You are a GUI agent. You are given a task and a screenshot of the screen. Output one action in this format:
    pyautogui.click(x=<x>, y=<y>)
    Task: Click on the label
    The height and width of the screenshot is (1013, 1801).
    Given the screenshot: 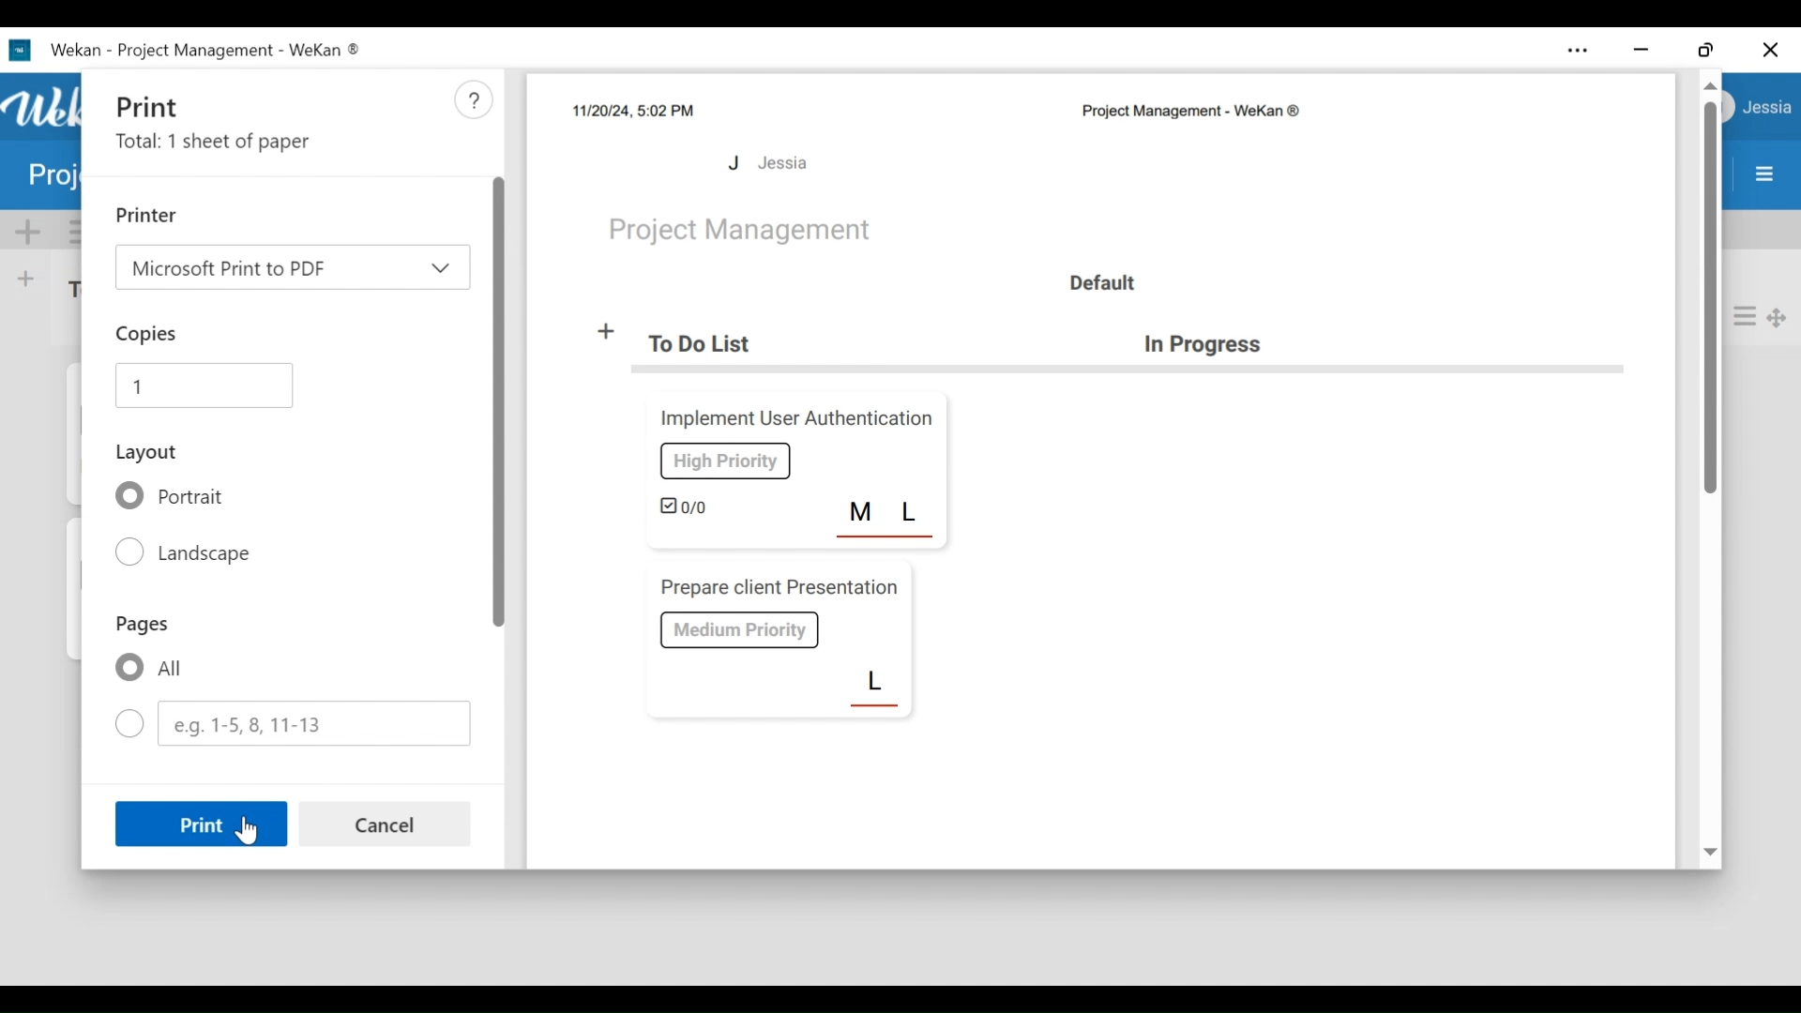 What is the action you would take?
    pyautogui.click(x=725, y=460)
    